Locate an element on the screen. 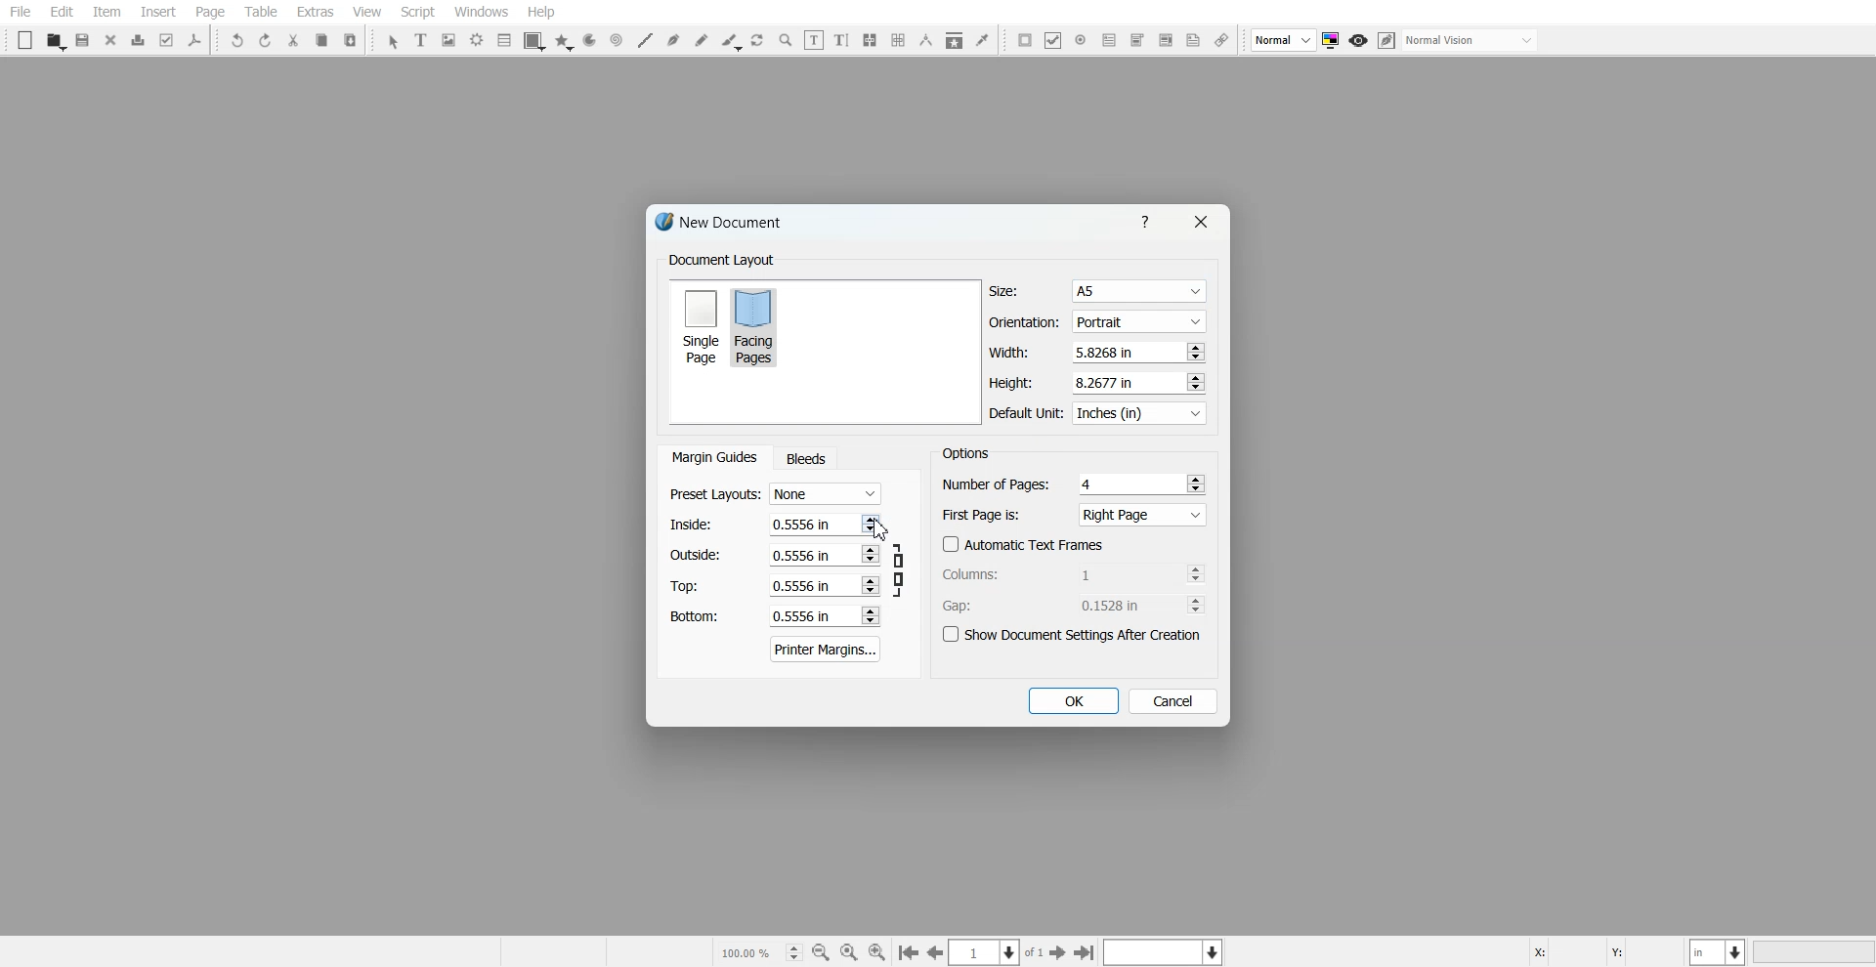  Height adjuster is located at coordinates (1098, 382).